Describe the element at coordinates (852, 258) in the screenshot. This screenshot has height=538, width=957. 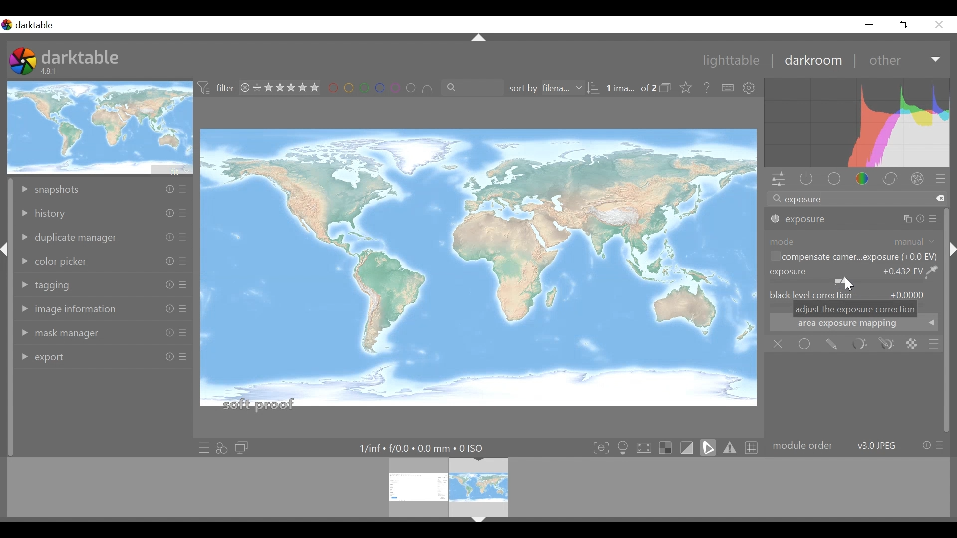
I see `automatically remove the camera bias` at that location.